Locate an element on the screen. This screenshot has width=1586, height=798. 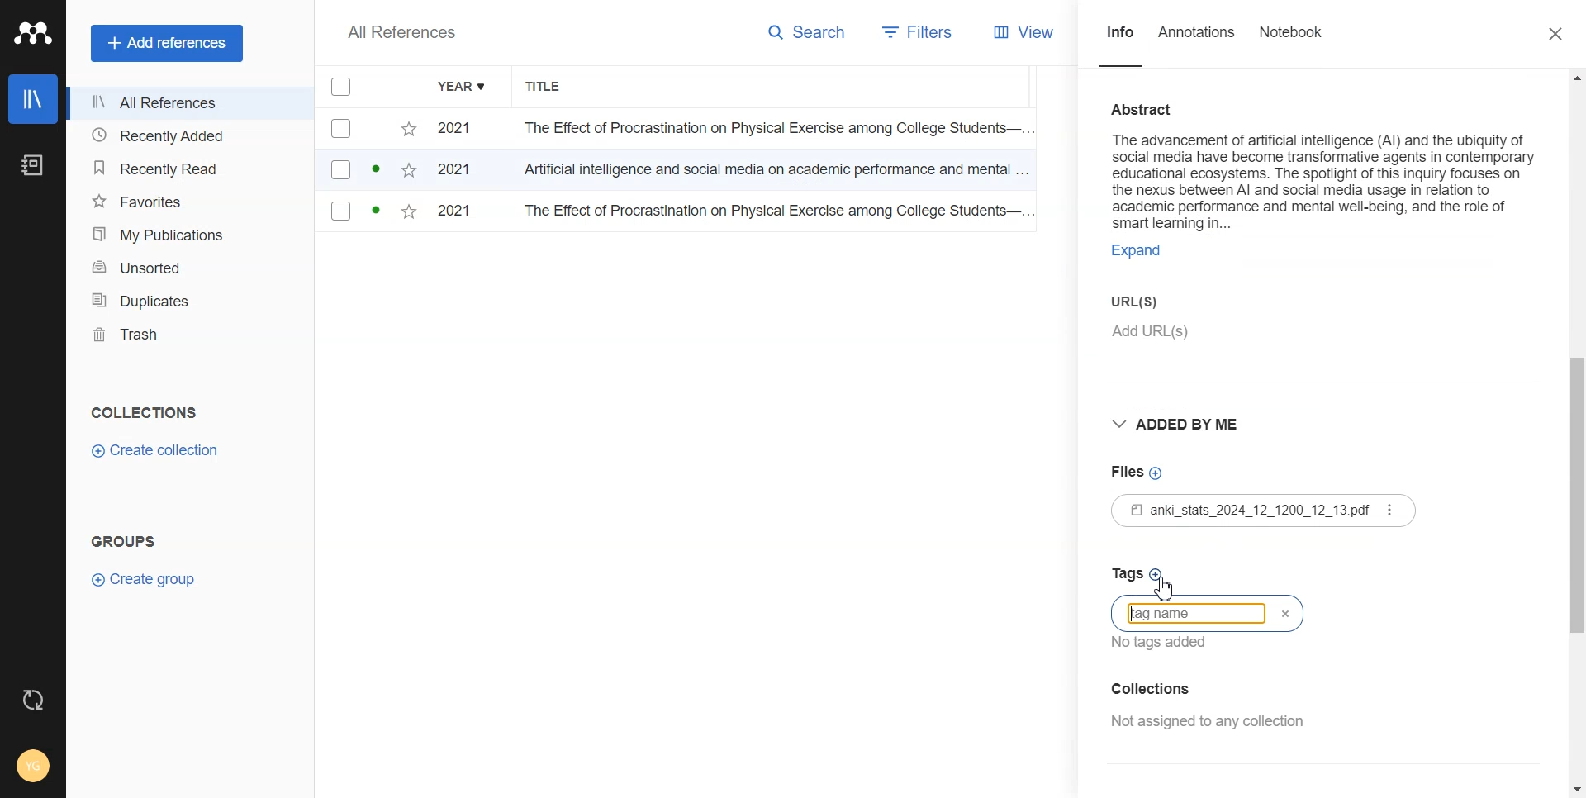
Add collection is located at coordinates (1208, 688).